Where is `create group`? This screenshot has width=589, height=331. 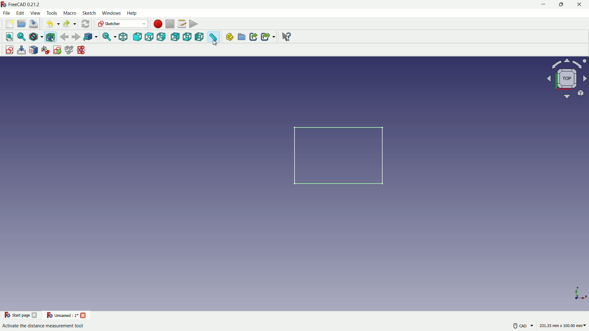 create group is located at coordinates (242, 38).